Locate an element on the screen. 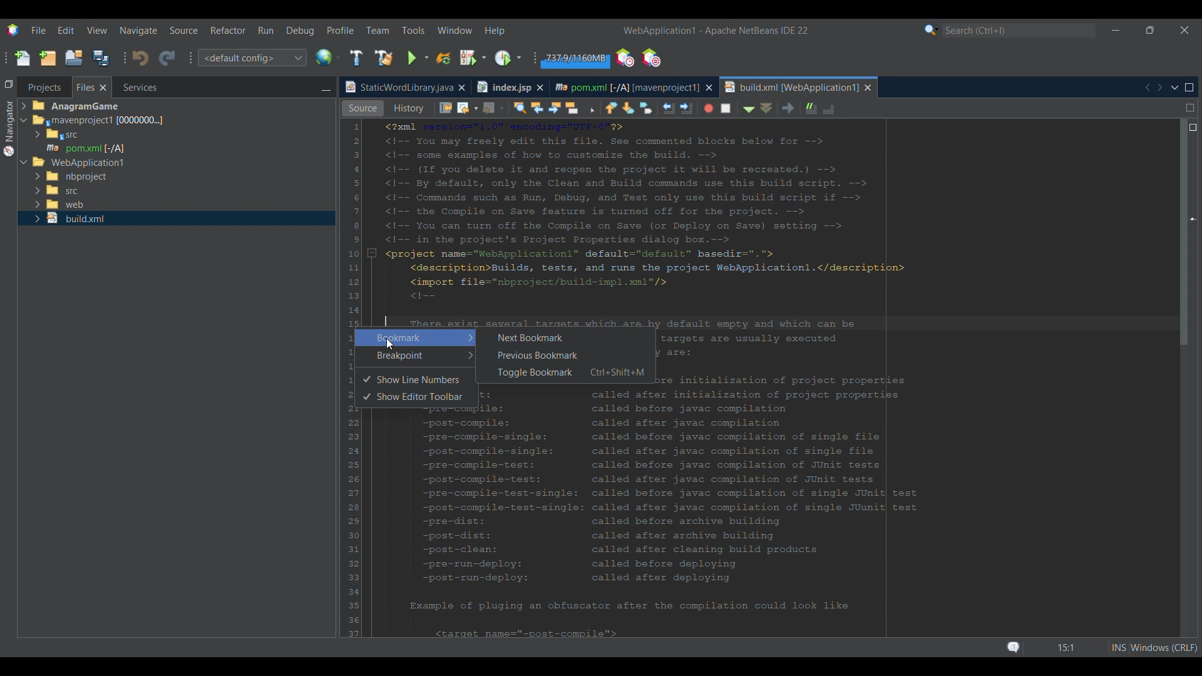  Find selection is located at coordinates (629, 108).